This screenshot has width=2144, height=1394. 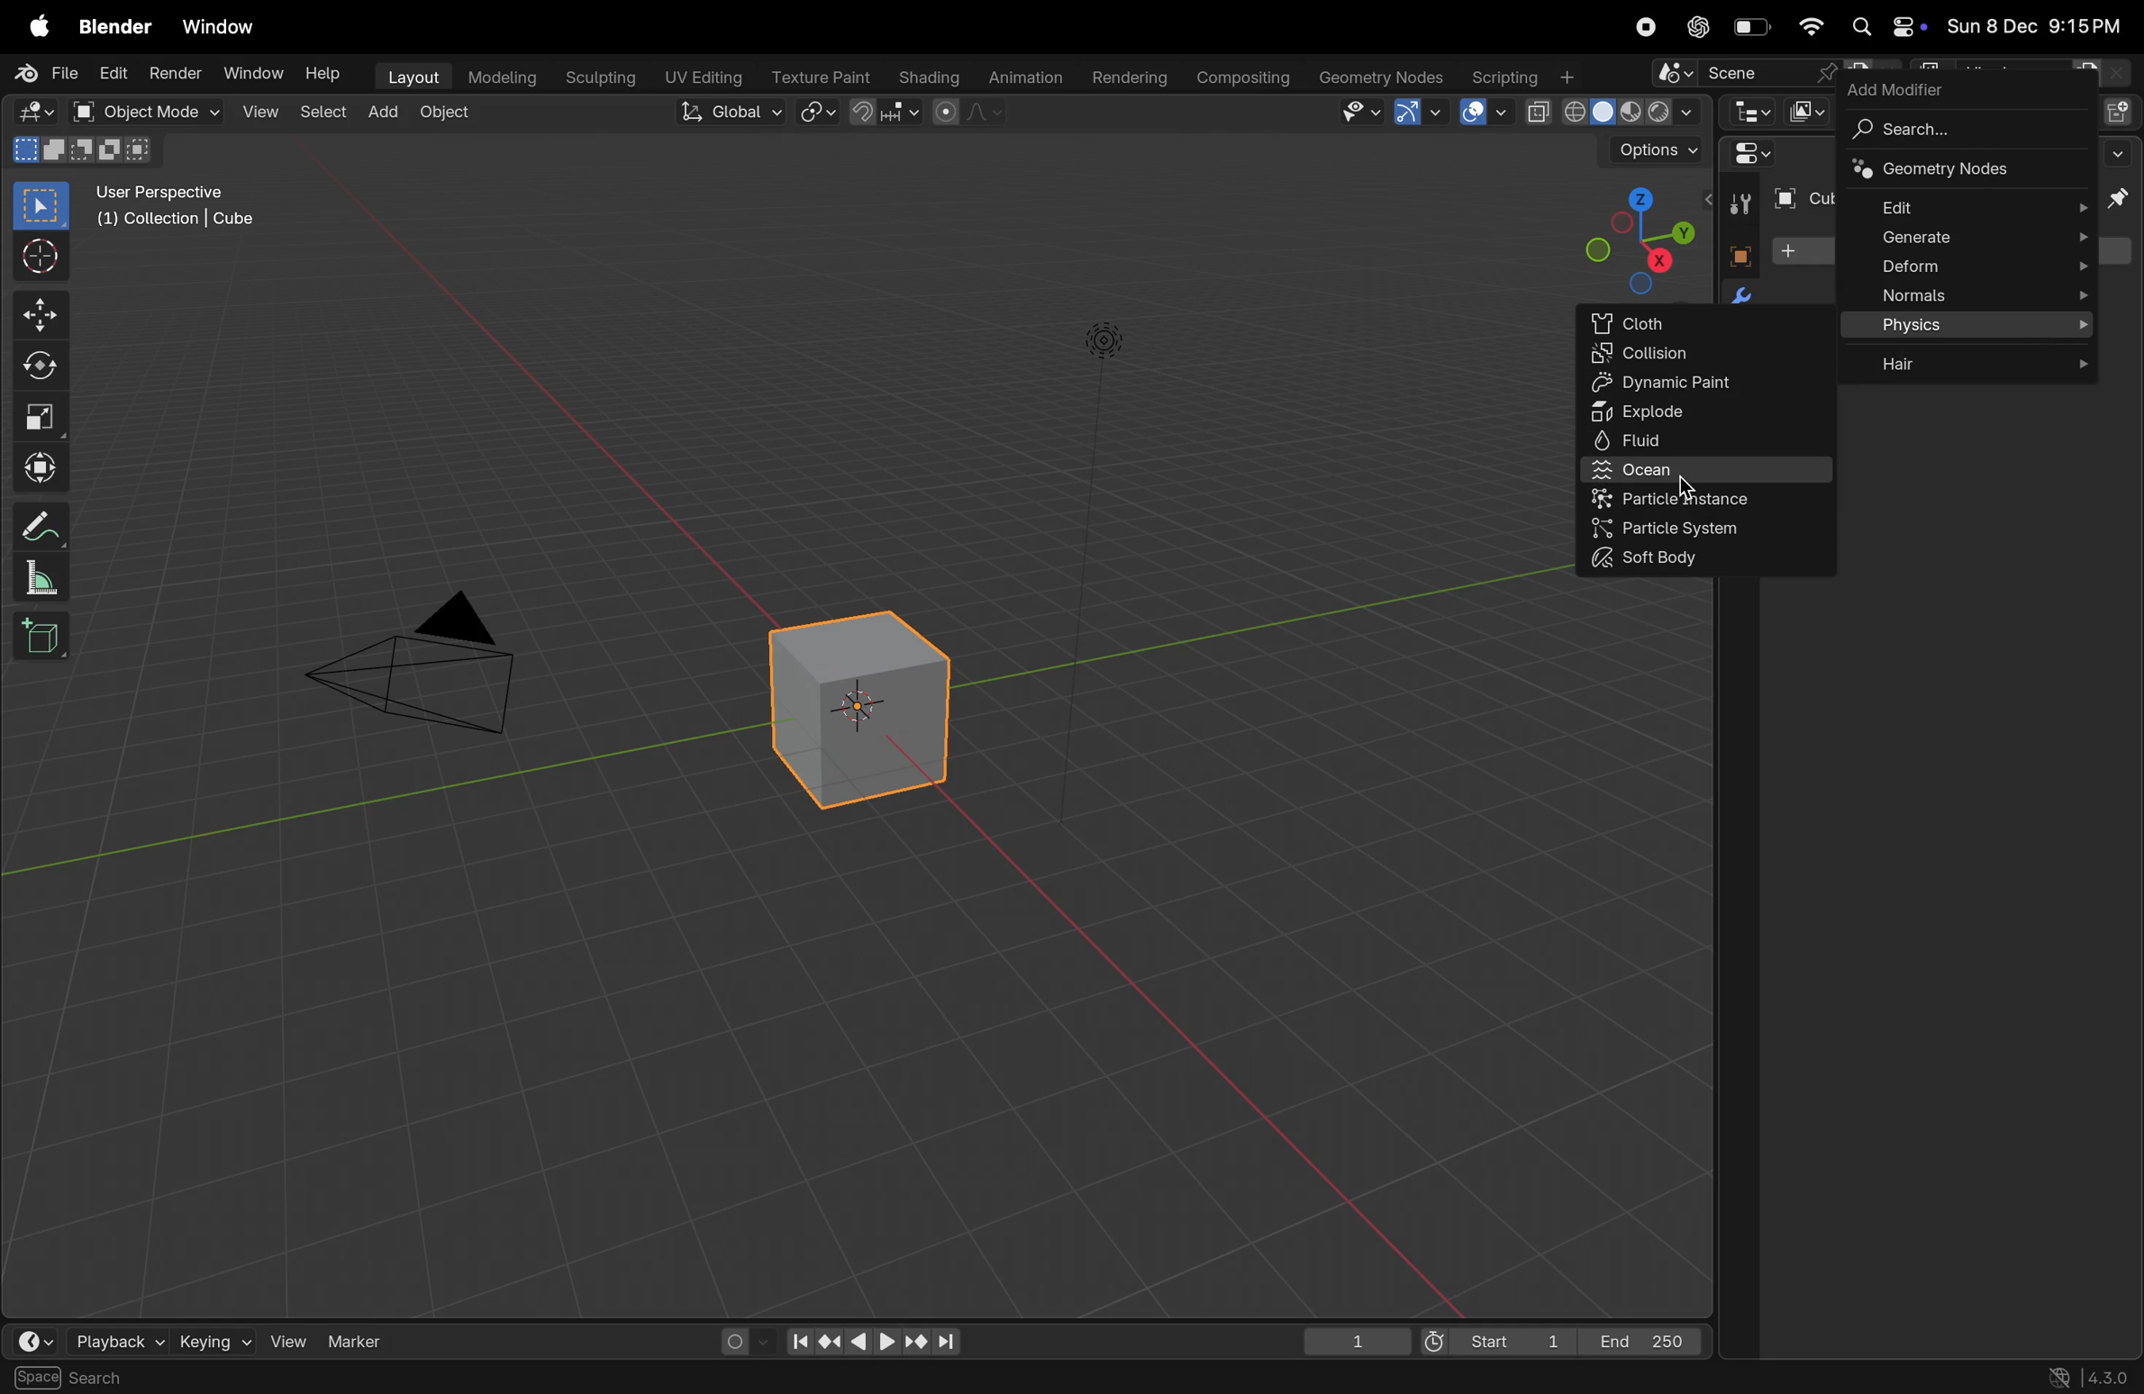 What do you see at coordinates (706, 75) in the screenshot?
I see `uv editing` at bounding box center [706, 75].